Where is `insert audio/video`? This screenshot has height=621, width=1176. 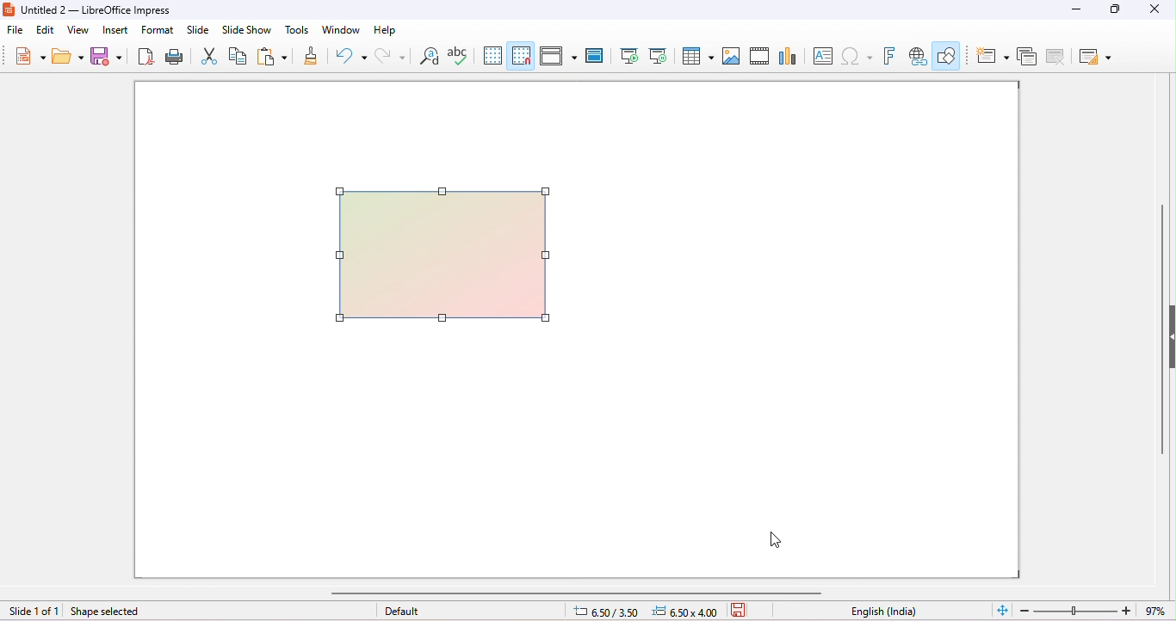 insert audio/video is located at coordinates (759, 56).